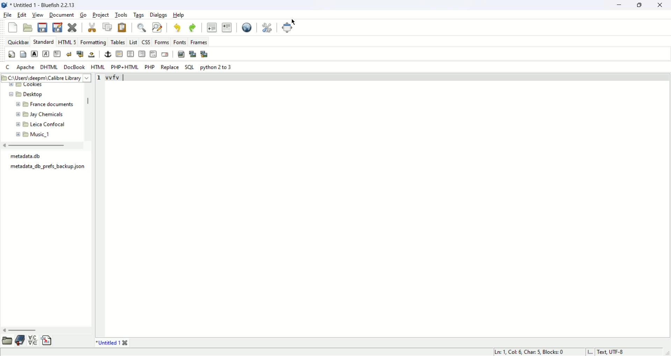 The height and width of the screenshot is (356, 671). I want to click on quickstart, so click(10, 54).